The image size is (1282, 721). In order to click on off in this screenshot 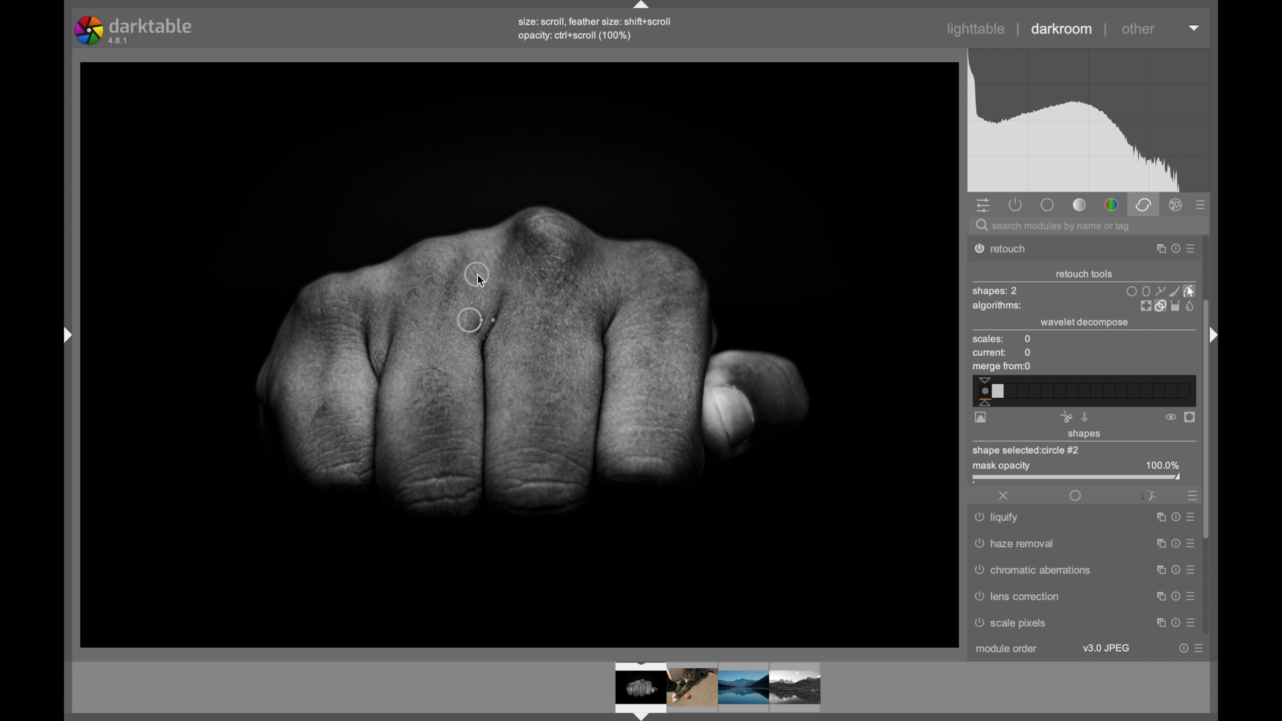, I will do `click(1004, 495)`.